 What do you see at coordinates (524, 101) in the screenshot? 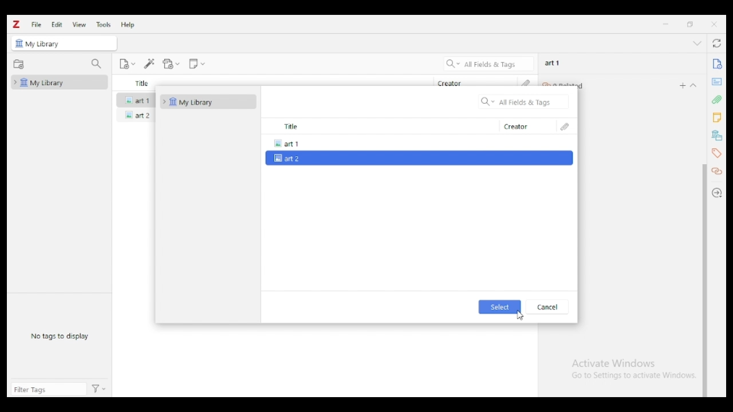
I see `search all fields and tags` at bounding box center [524, 101].